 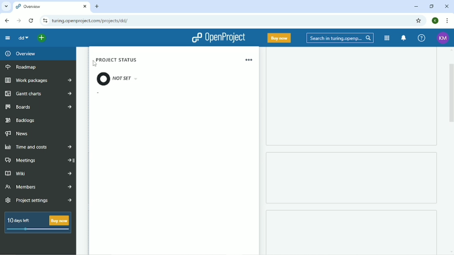 I want to click on Project settings, so click(x=38, y=200).